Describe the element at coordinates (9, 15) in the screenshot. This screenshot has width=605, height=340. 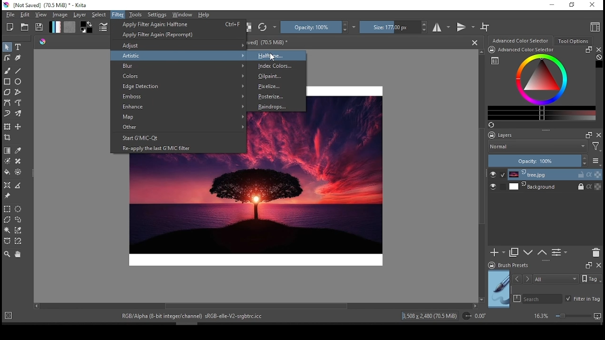
I see `file` at that location.